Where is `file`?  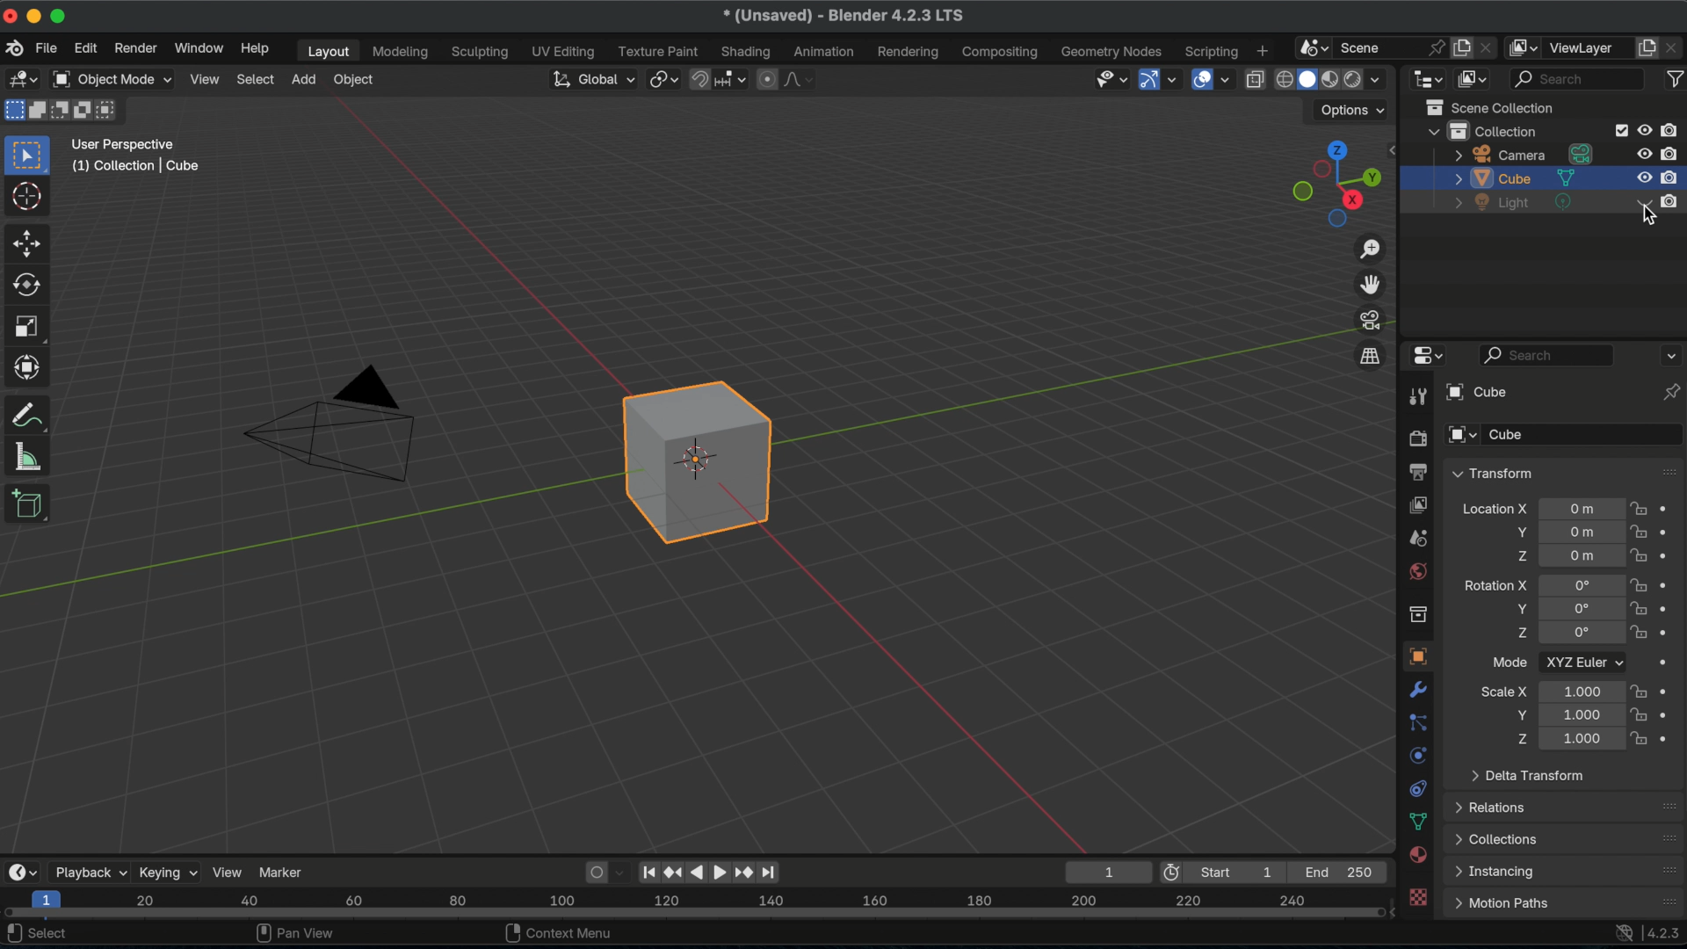 file is located at coordinates (48, 47).